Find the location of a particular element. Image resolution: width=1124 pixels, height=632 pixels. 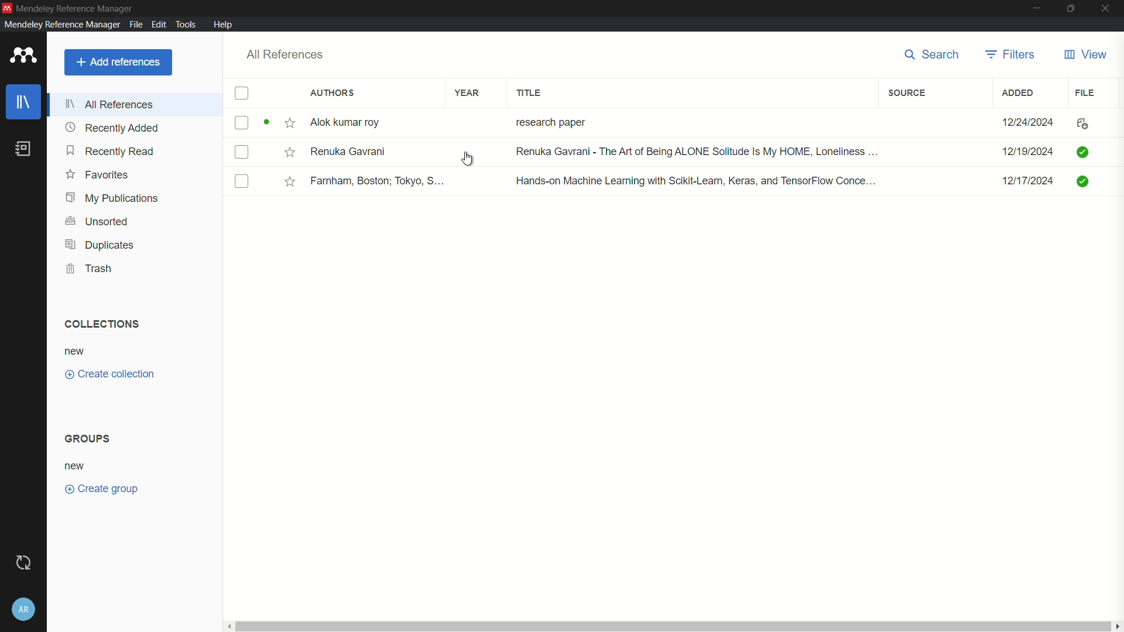

groups is located at coordinates (88, 438).